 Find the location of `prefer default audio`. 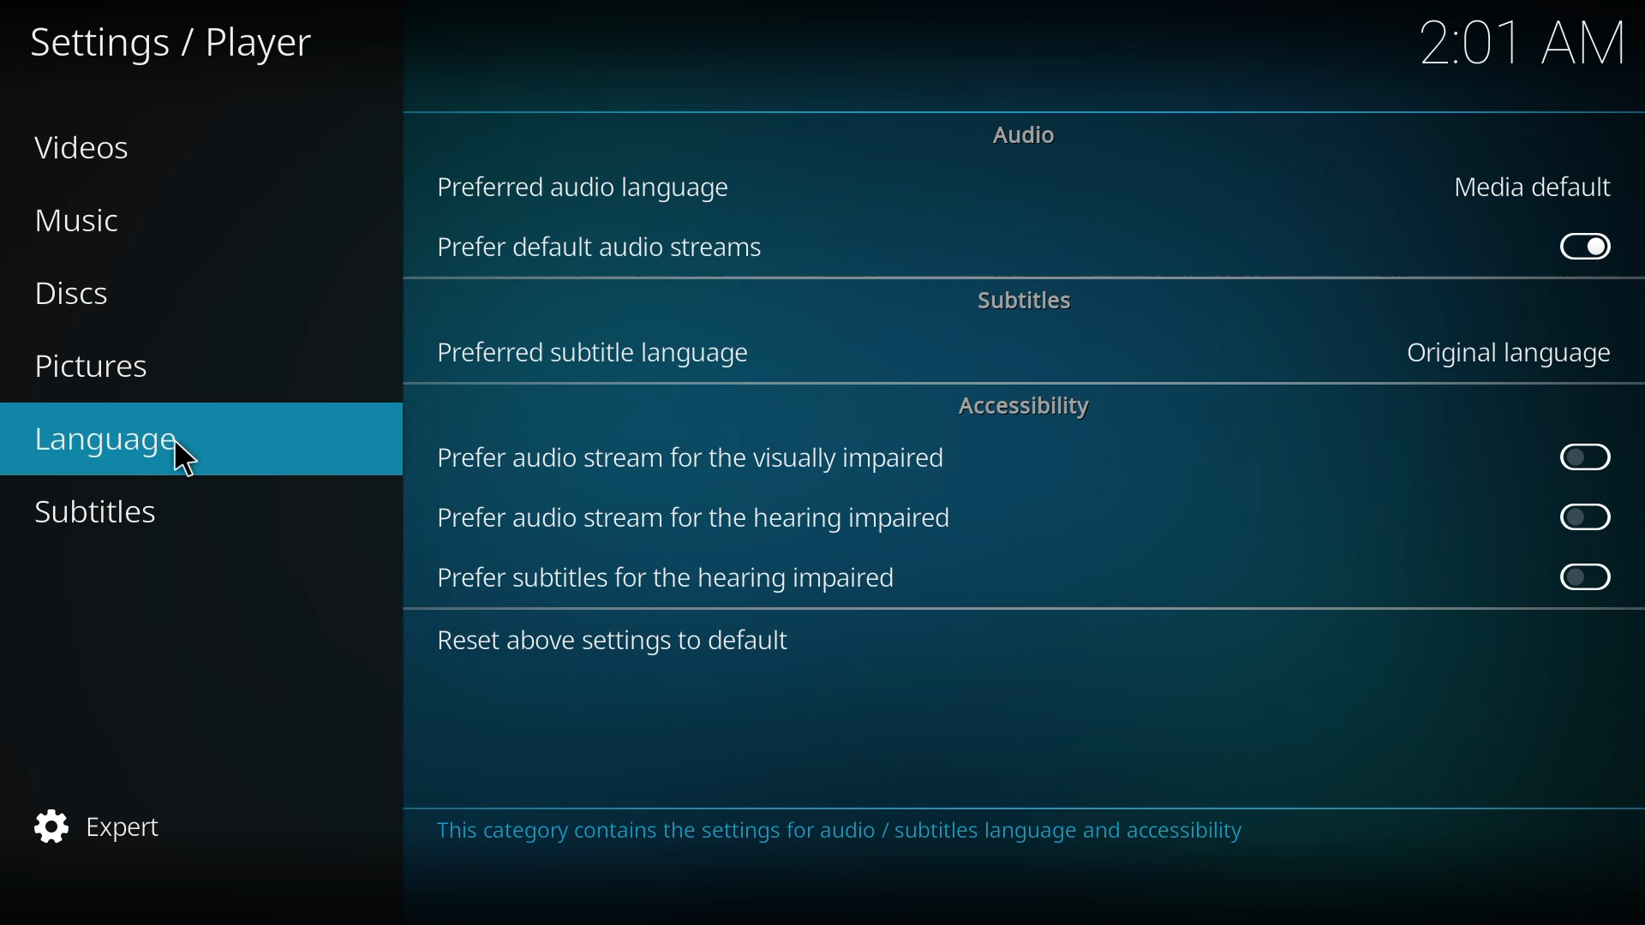

prefer default audio is located at coordinates (603, 250).